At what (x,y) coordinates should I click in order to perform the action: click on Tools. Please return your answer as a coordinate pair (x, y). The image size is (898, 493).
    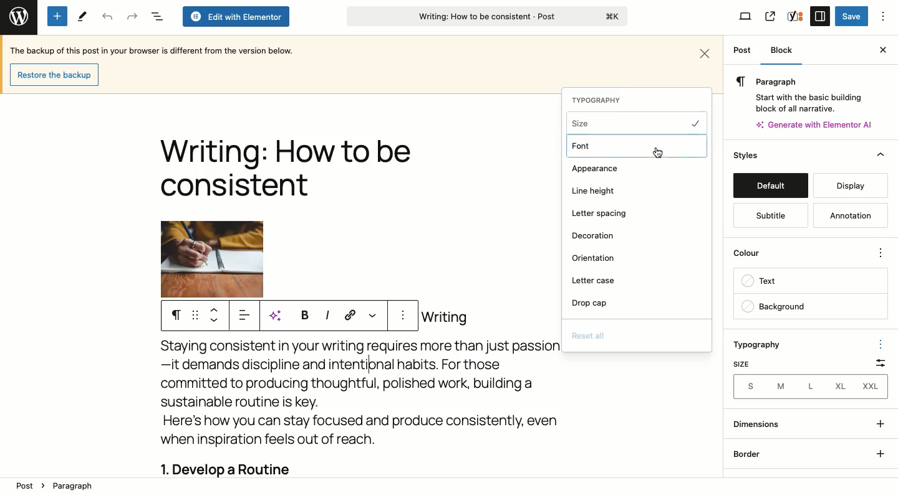
    Looking at the image, I should click on (81, 17).